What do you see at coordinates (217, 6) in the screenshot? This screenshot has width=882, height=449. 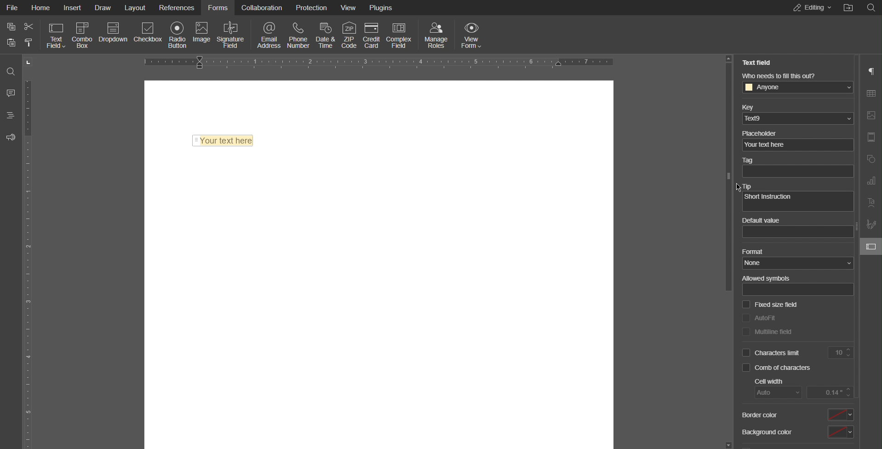 I see `Forms` at bounding box center [217, 6].